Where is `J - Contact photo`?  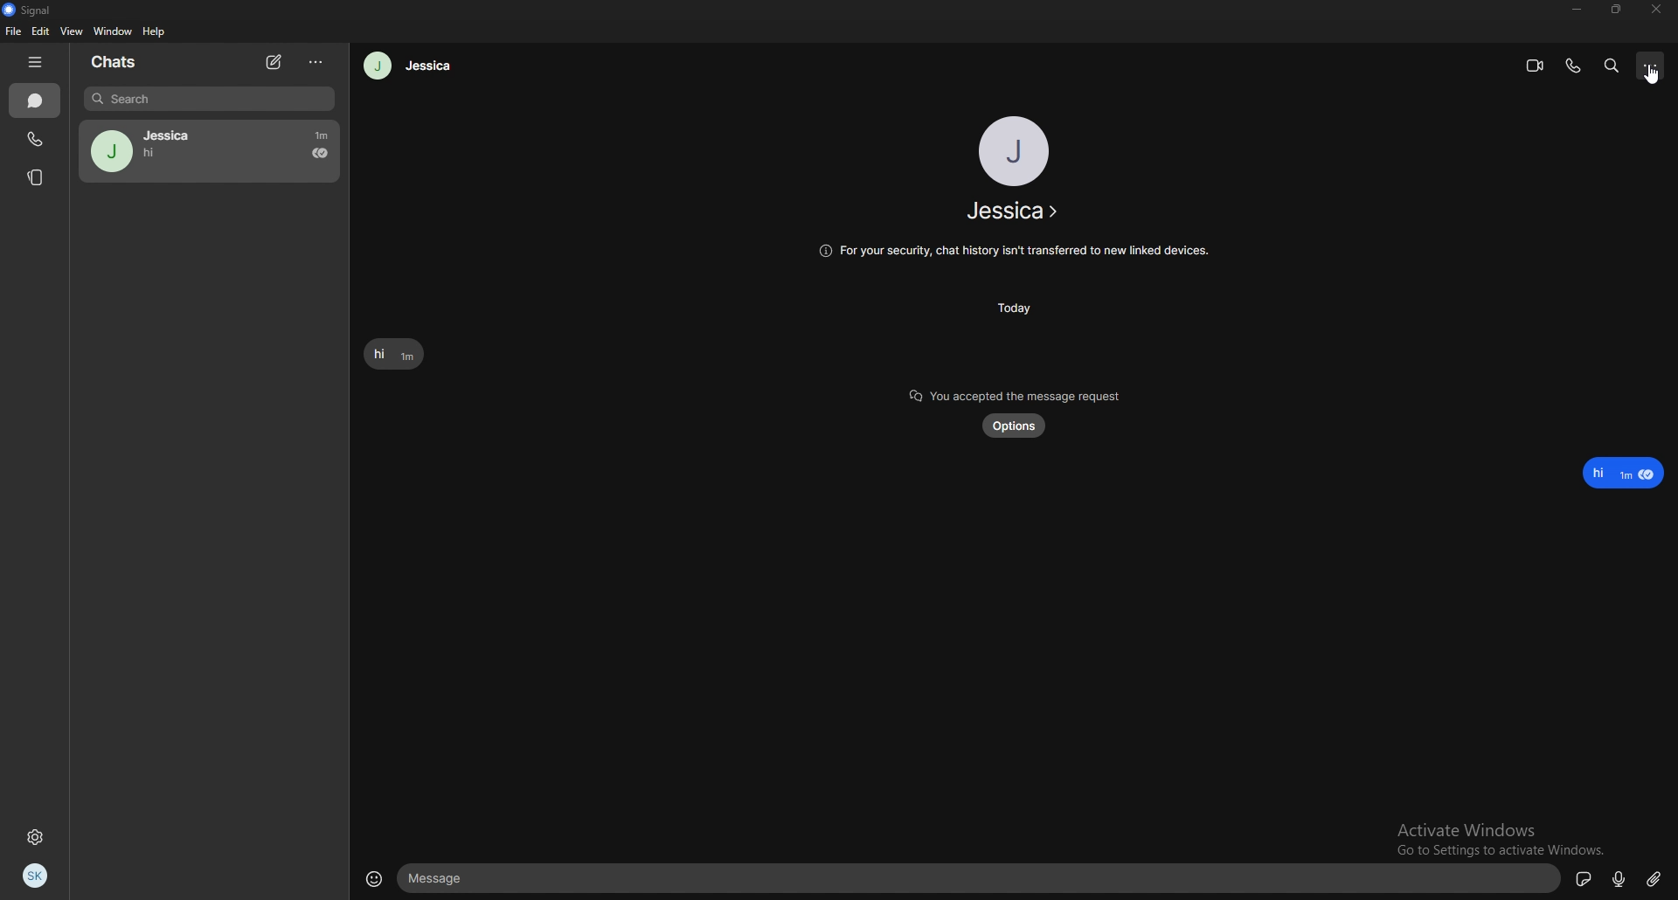
J - Contact photo is located at coordinates (1015, 150).